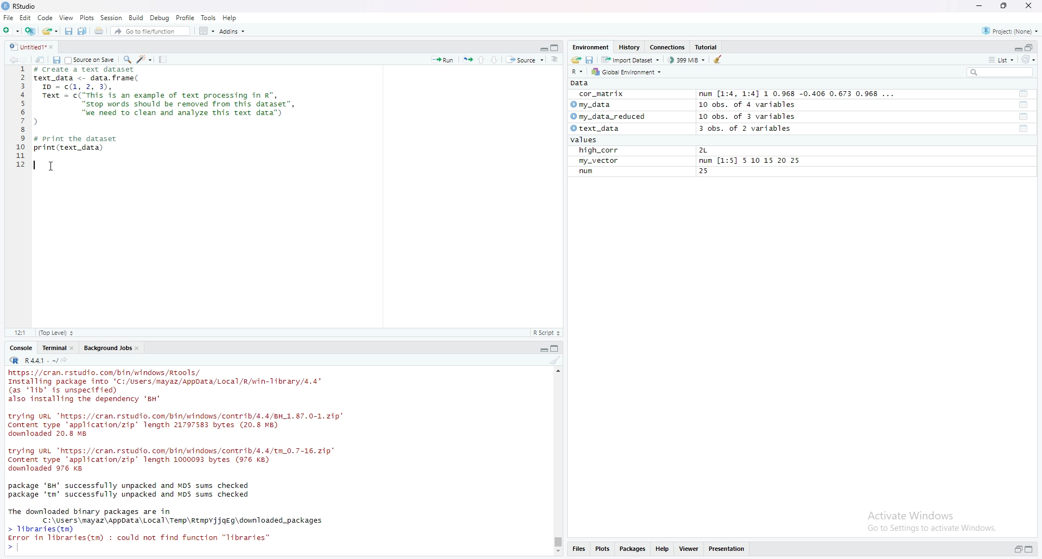 This screenshot has height=559, width=1042. Describe the element at coordinates (20, 7) in the screenshot. I see `rstudio` at that location.